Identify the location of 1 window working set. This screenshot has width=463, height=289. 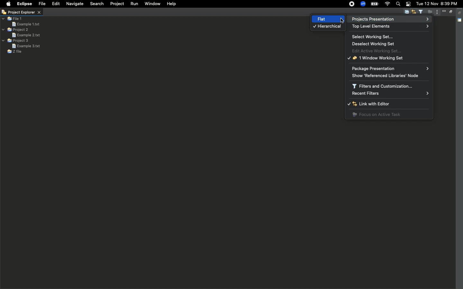
(377, 58).